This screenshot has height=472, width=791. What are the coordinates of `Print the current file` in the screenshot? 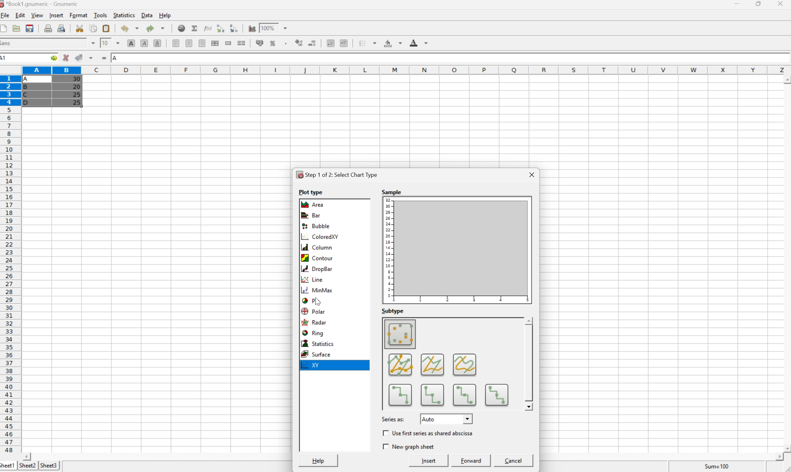 It's located at (48, 28).